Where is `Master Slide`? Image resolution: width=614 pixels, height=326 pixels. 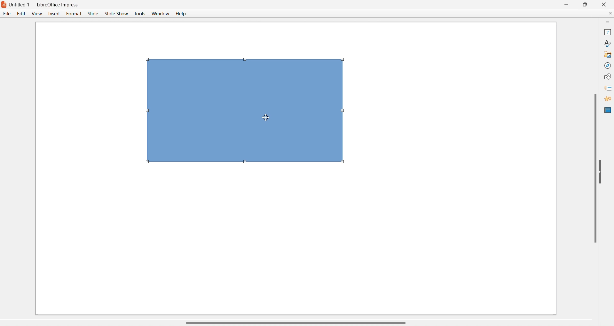 Master Slide is located at coordinates (608, 110).